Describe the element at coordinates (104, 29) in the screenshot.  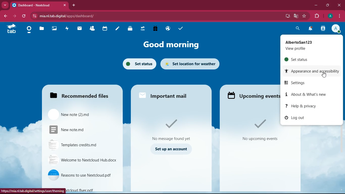
I see `calendar` at that location.